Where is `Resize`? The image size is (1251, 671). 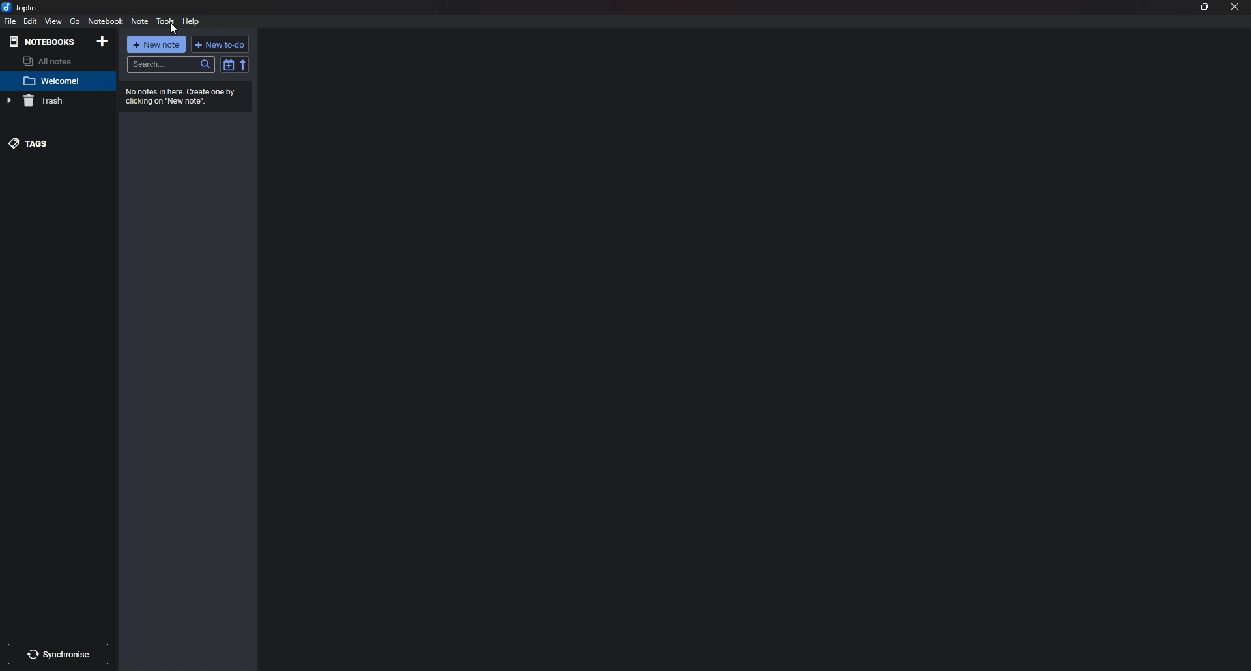
Resize is located at coordinates (1206, 7).